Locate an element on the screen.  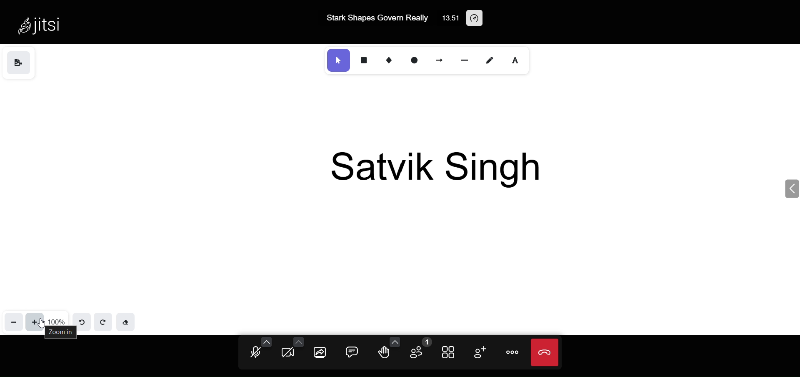
screen share is located at coordinates (320, 352).